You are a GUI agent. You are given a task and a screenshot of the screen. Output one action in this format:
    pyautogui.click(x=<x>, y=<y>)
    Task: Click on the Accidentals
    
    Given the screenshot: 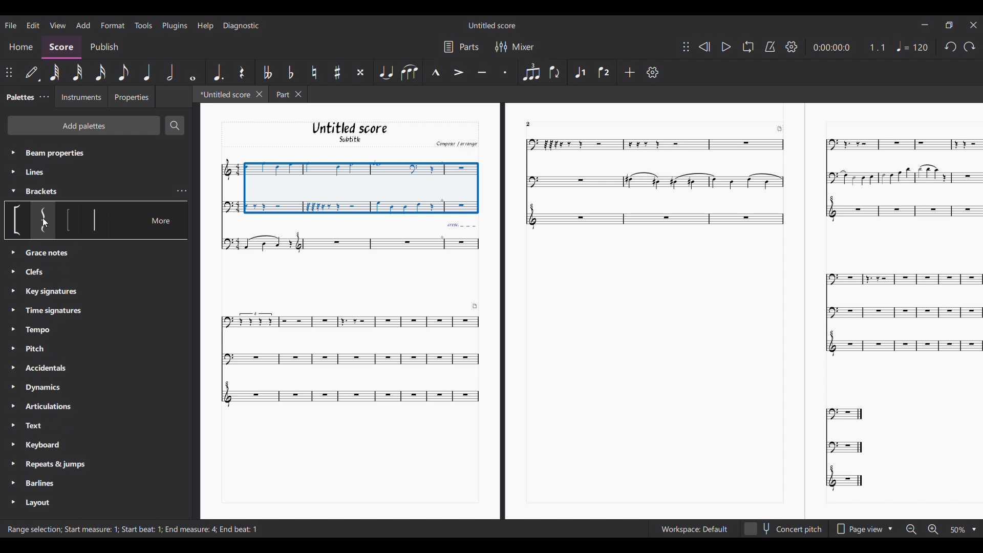 What is the action you would take?
    pyautogui.click(x=45, y=369)
    